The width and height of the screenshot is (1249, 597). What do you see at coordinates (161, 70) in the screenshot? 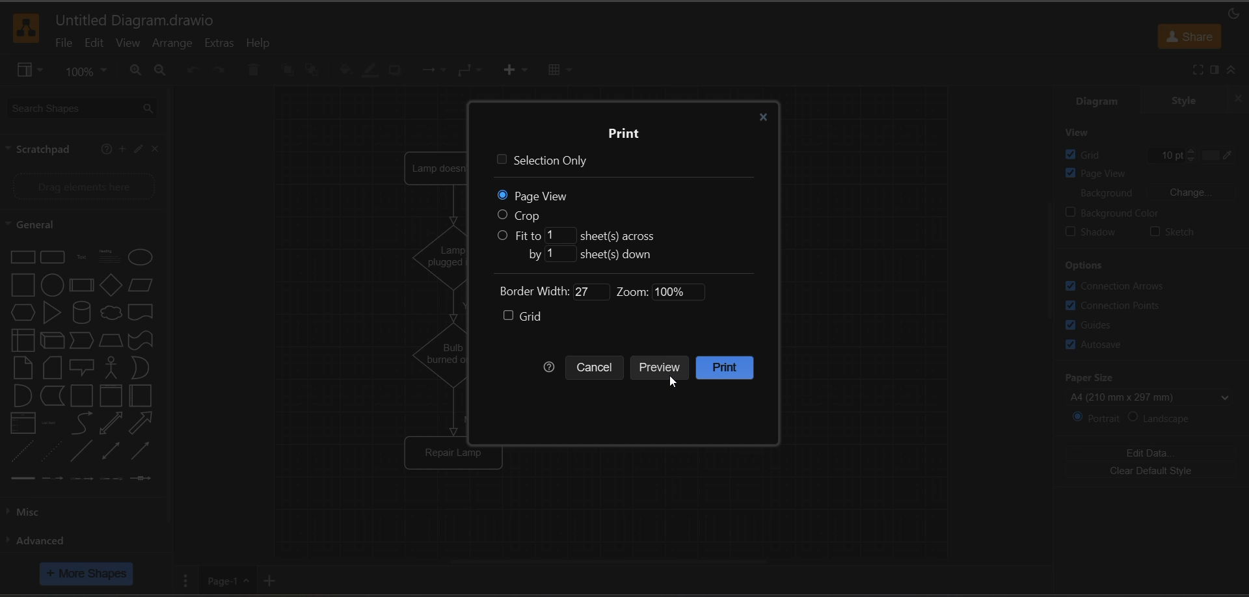
I see `zoom out` at bounding box center [161, 70].